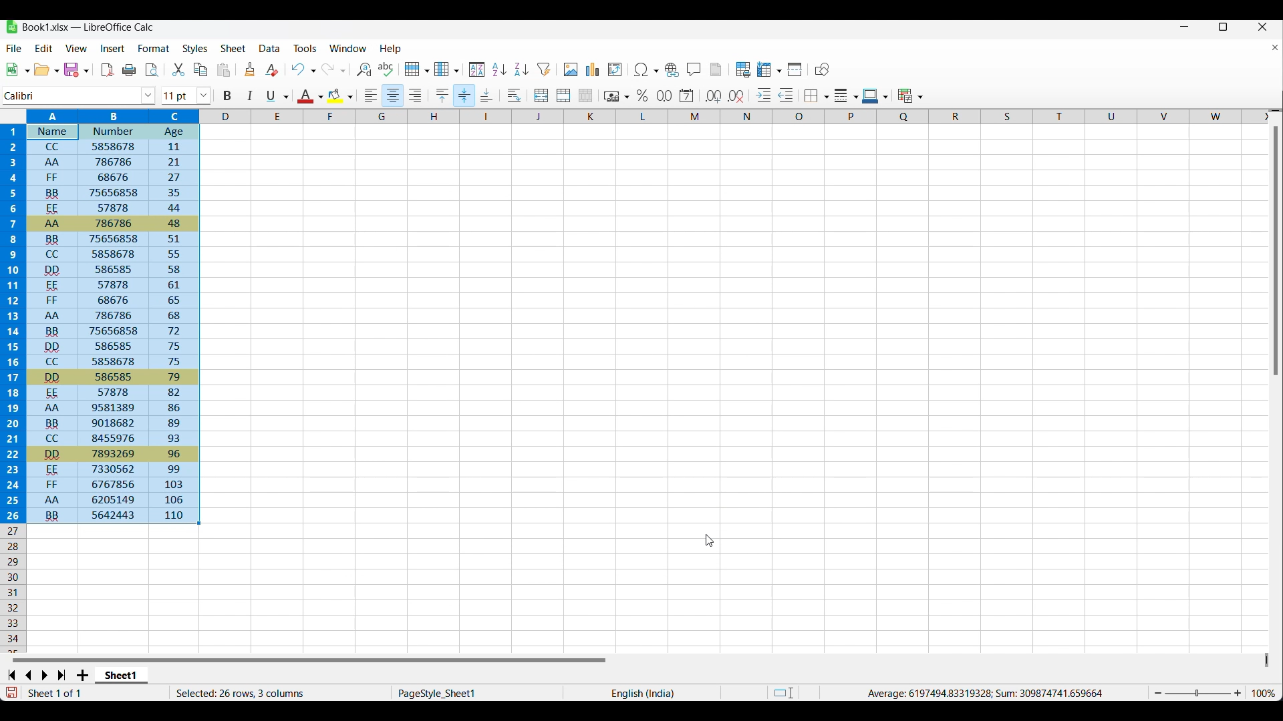 This screenshot has width=1283, height=721. What do you see at coordinates (712, 543) in the screenshot?
I see `cursor` at bounding box center [712, 543].